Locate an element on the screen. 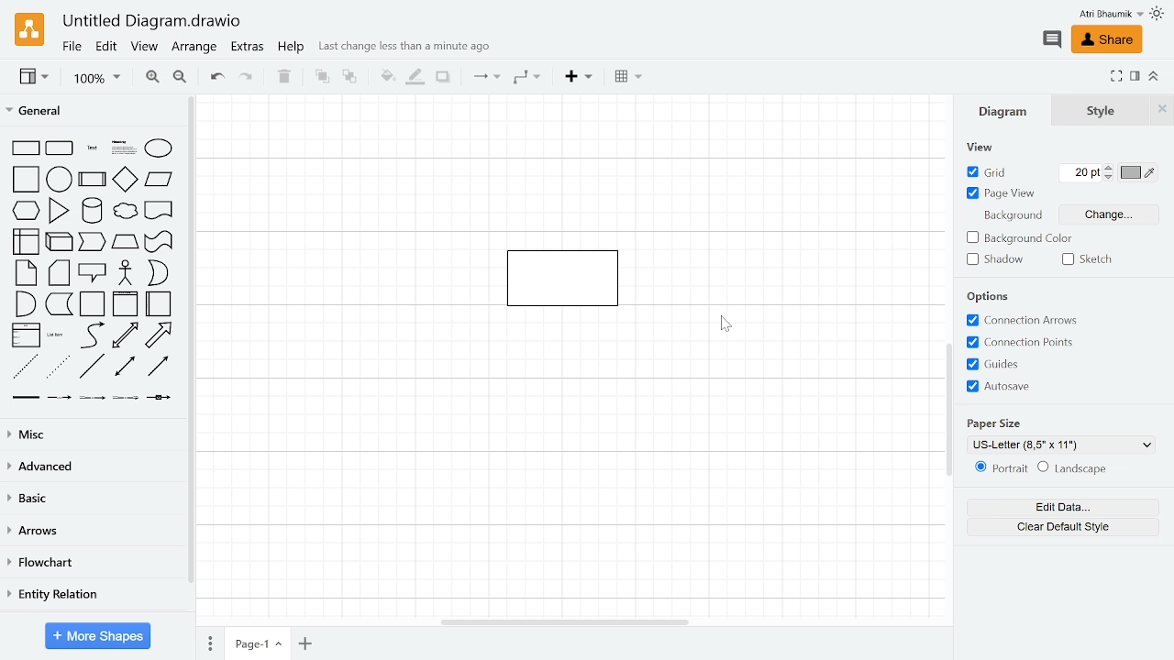  Extras is located at coordinates (248, 48).